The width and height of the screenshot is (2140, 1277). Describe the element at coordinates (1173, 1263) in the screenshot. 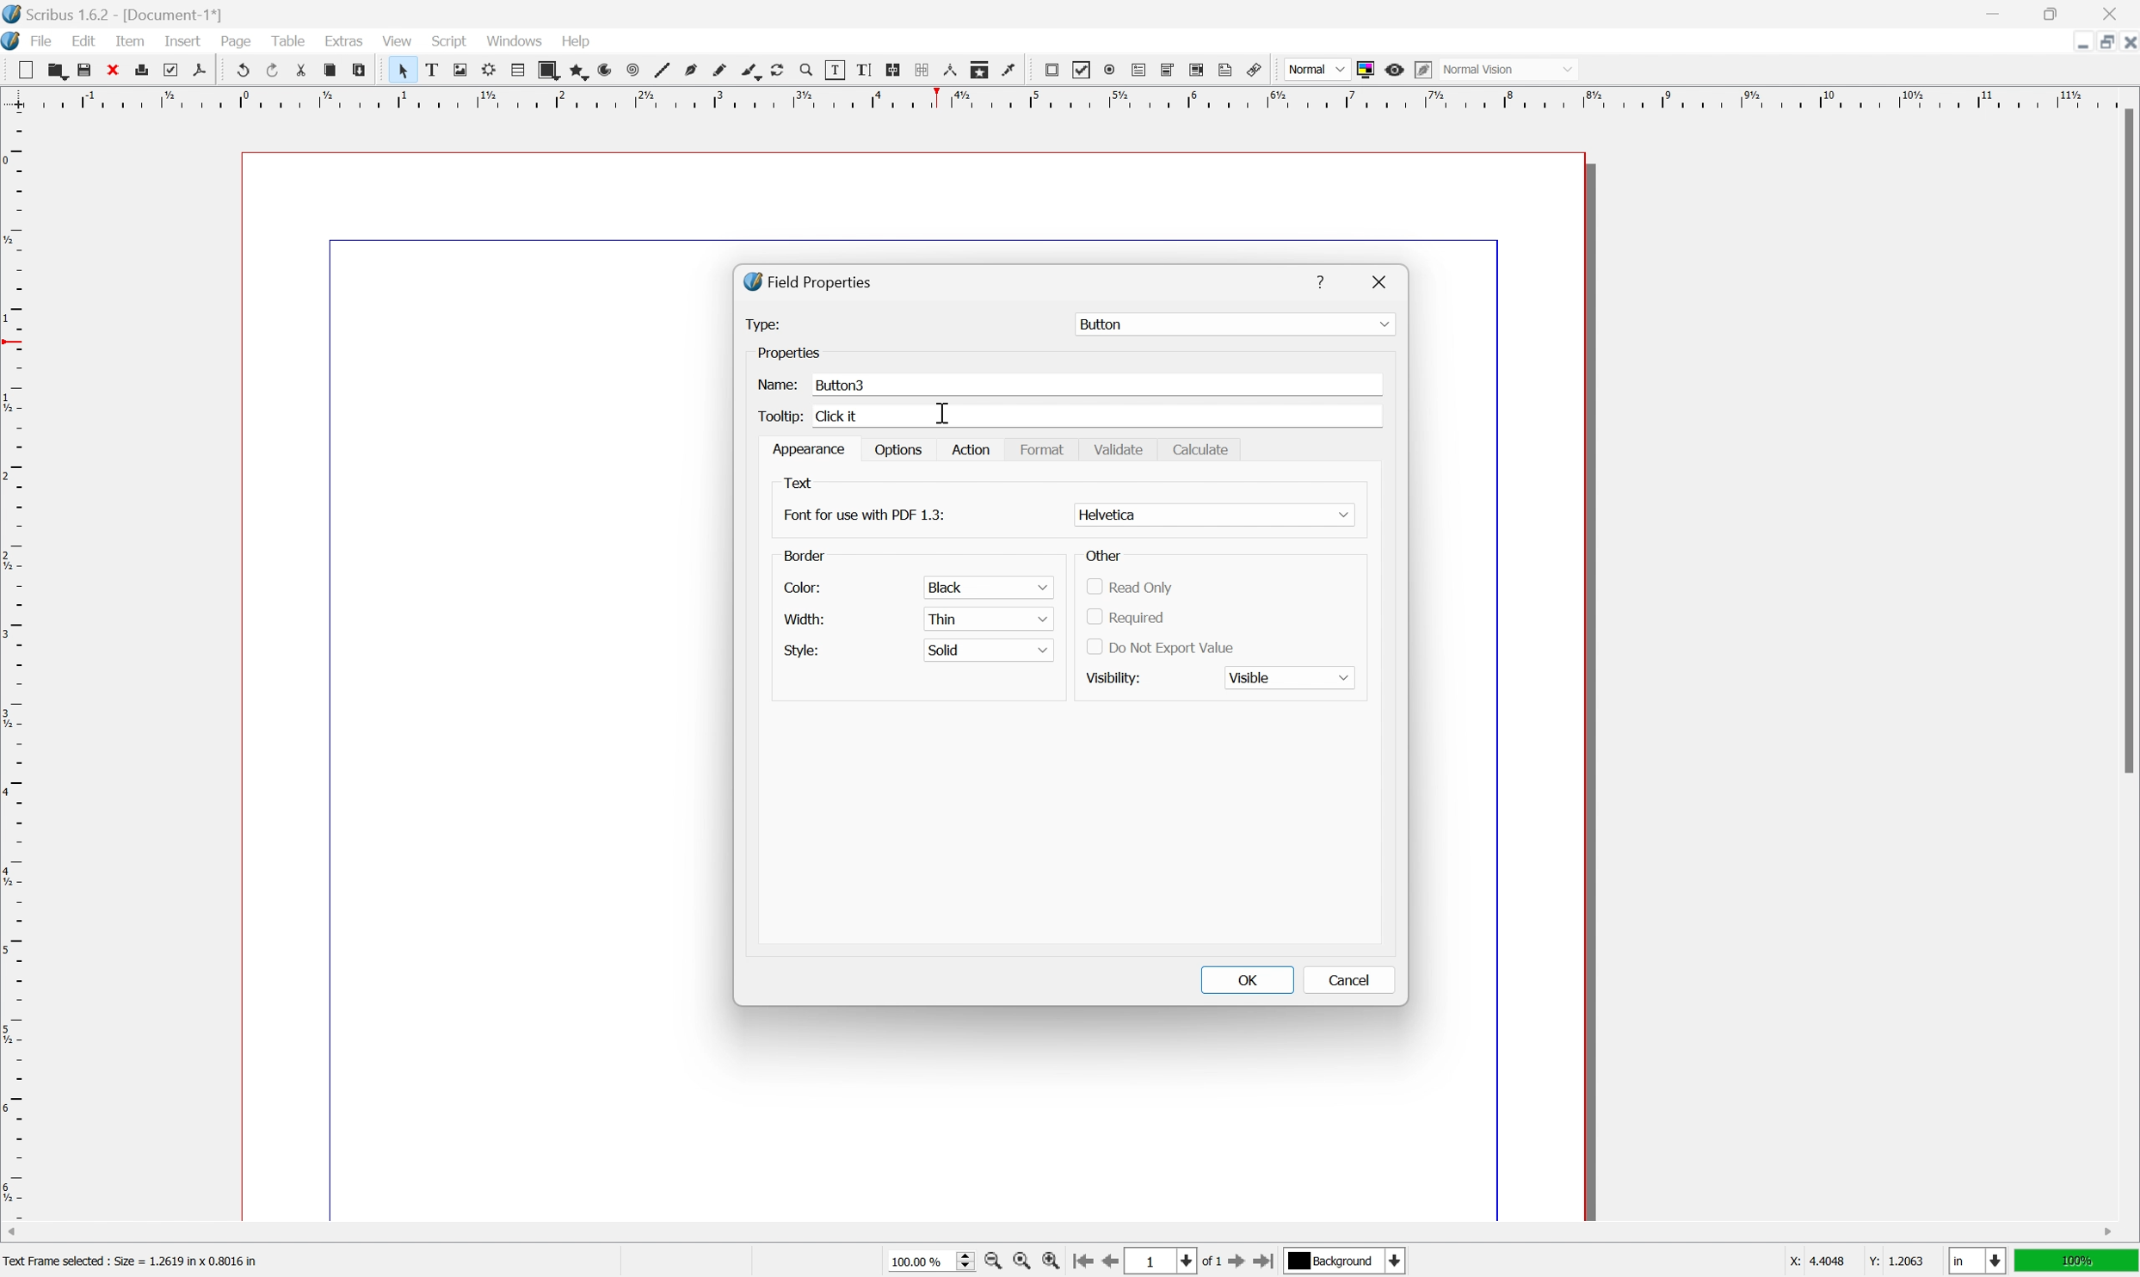

I see `select current page` at that location.